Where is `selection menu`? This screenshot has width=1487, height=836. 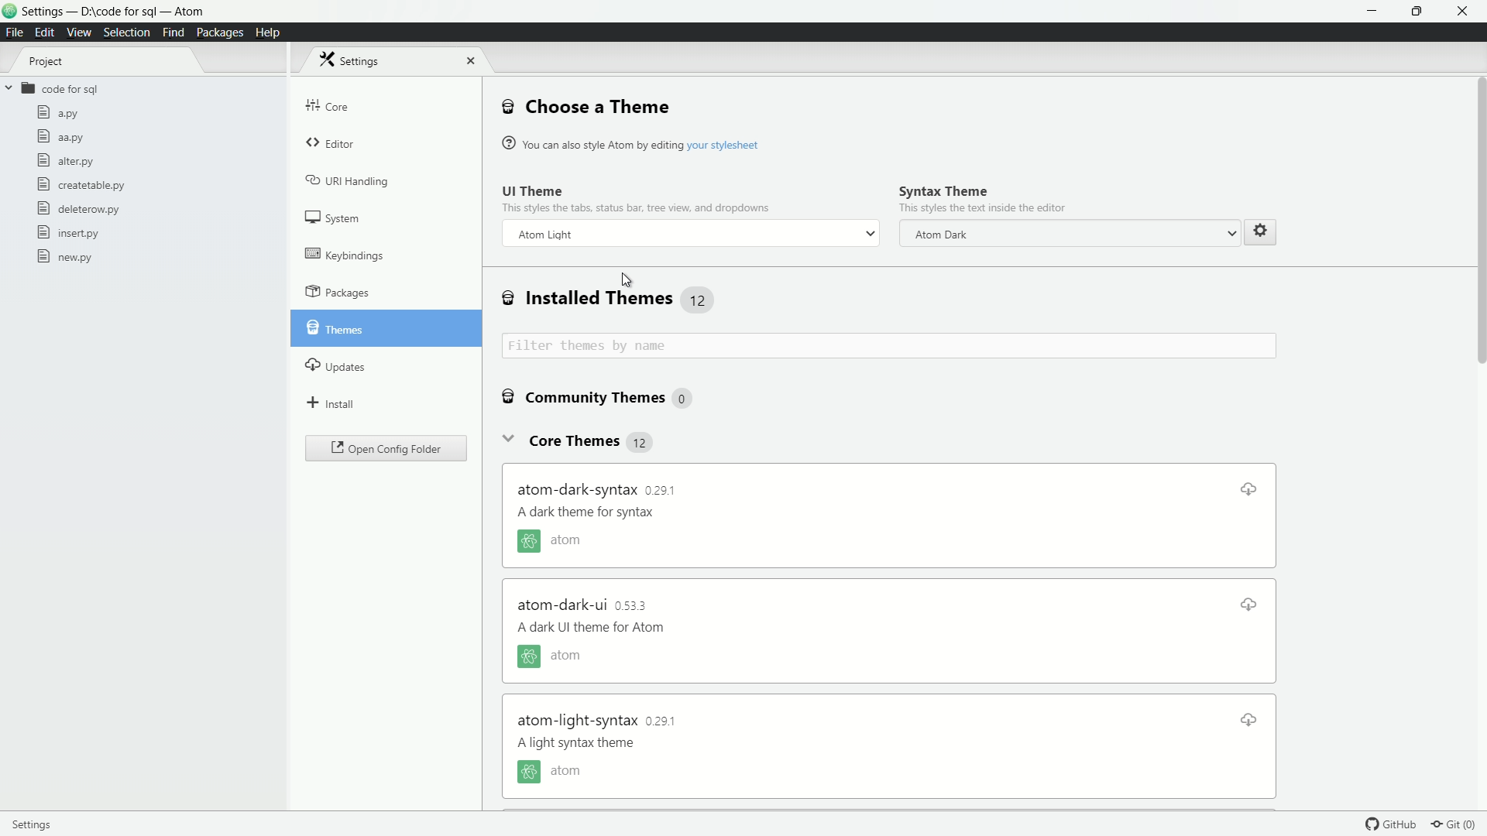 selection menu is located at coordinates (127, 33).